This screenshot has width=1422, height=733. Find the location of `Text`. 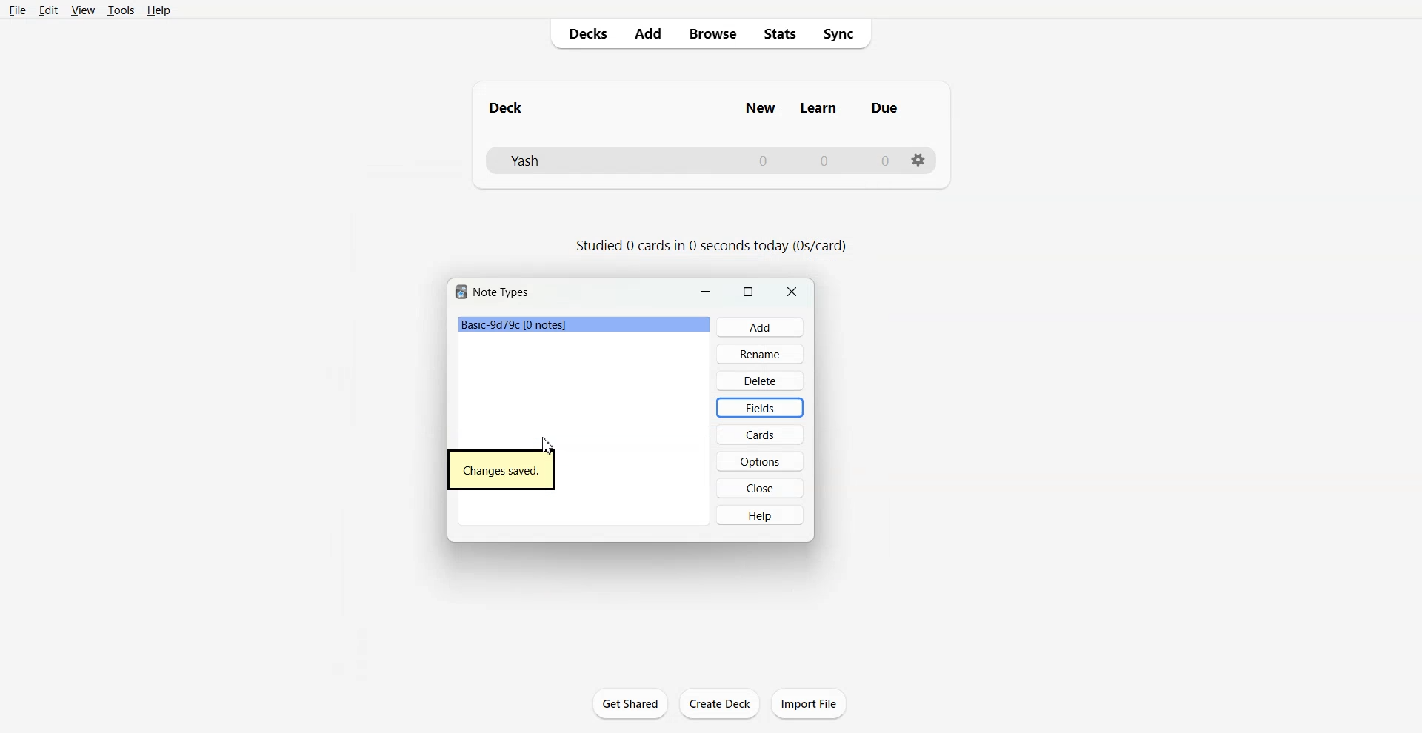

Text is located at coordinates (501, 292).